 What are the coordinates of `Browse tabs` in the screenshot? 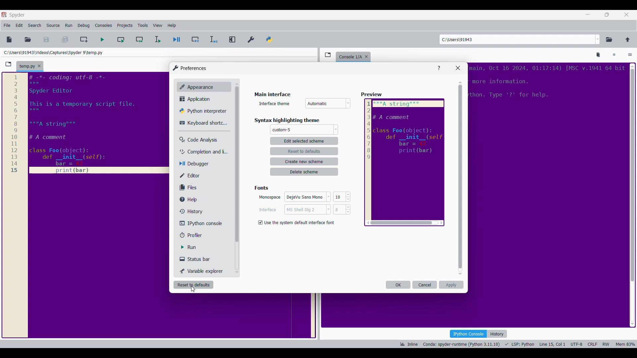 It's located at (8, 64).